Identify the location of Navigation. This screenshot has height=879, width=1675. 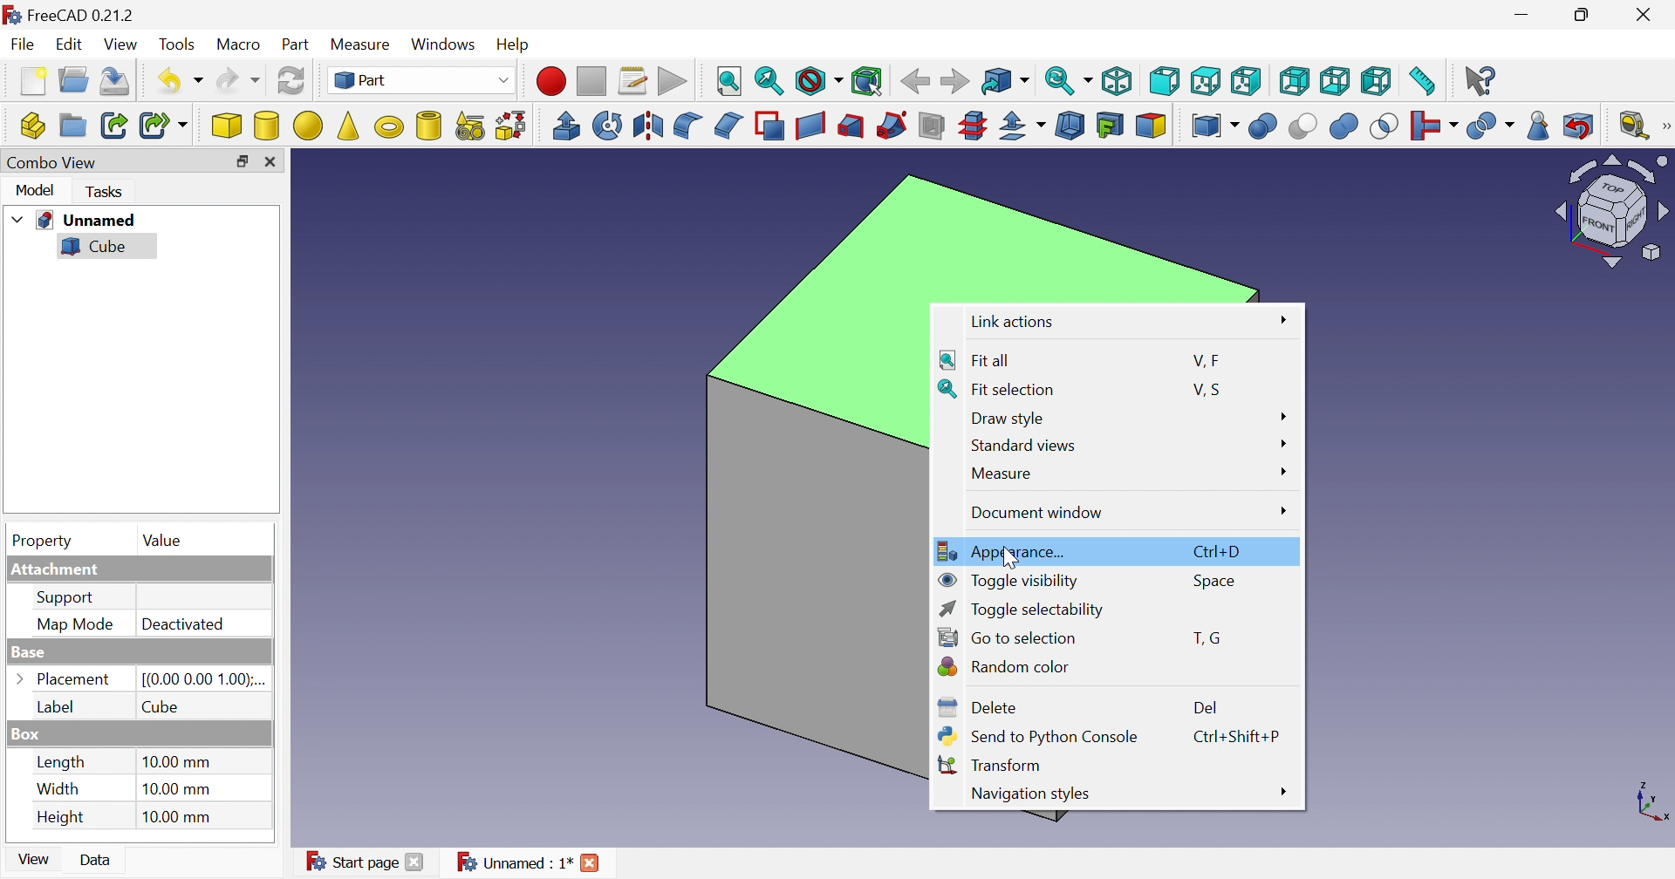
(1029, 794).